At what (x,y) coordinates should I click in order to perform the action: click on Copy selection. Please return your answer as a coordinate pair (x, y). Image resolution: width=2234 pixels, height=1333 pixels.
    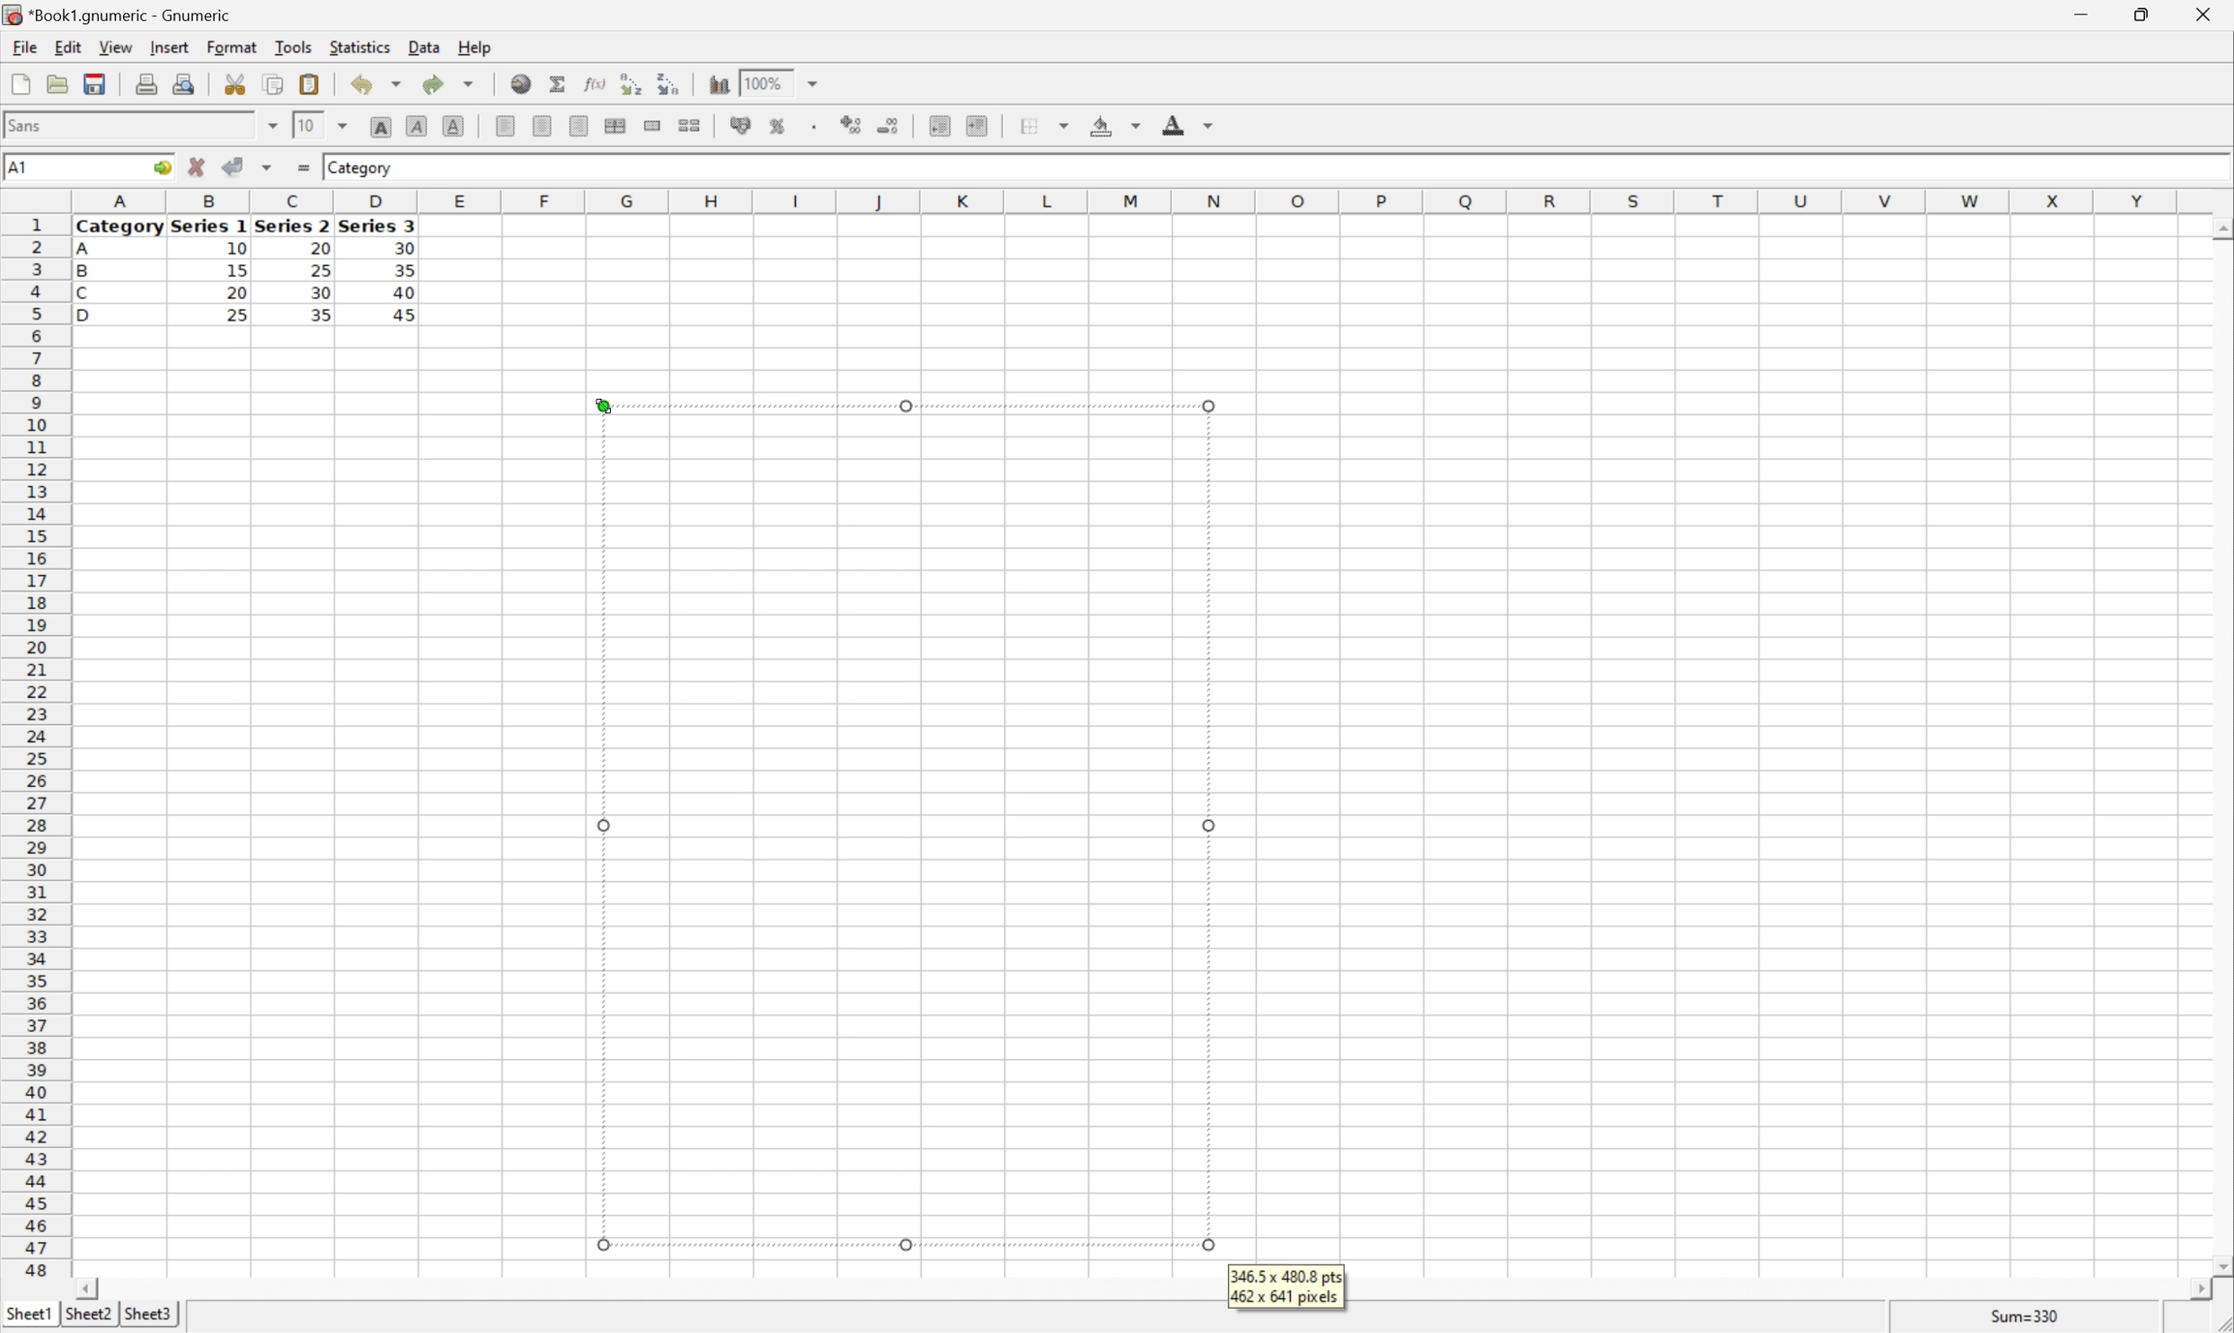
    Looking at the image, I should click on (274, 83).